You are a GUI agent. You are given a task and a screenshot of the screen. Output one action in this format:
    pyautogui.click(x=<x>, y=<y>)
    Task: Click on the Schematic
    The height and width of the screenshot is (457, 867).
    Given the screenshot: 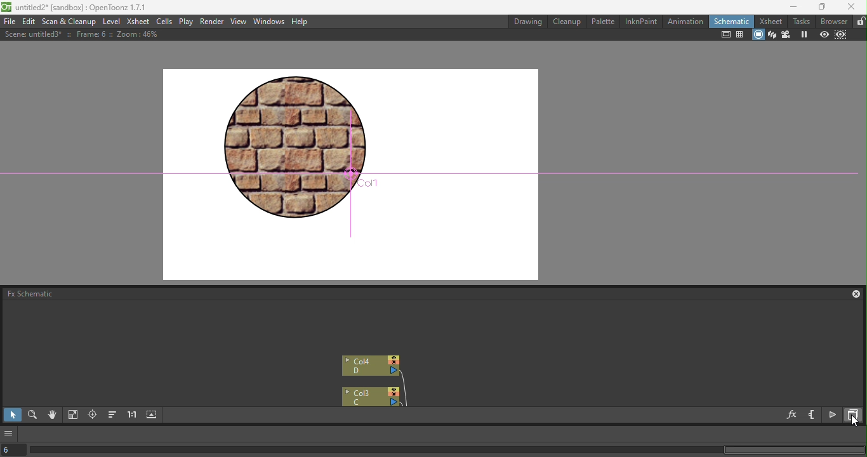 What is the action you would take?
    pyautogui.click(x=731, y=22)
    